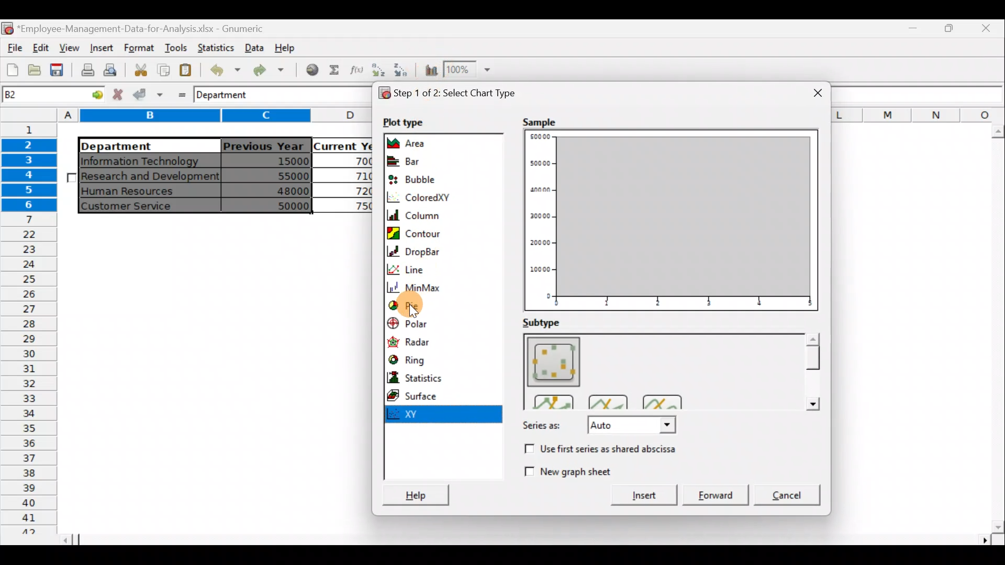 Image resolution: width=1005 pixels, height=565 pixels. I want to click on Edit a function in the current cell, so click(356, 70).